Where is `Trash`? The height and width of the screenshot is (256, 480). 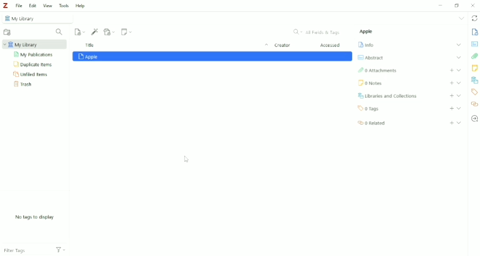
Trash is located at coordinates (24, 85).